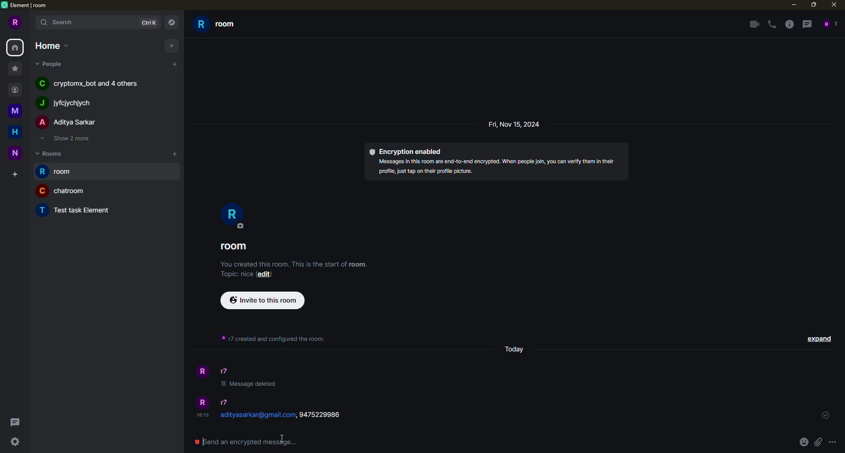 The width and height of the screenshot is (845, 453). What do you see at coordinates (17, 153) in the screenshot?
I see `space` at bounding box center [17, 153].